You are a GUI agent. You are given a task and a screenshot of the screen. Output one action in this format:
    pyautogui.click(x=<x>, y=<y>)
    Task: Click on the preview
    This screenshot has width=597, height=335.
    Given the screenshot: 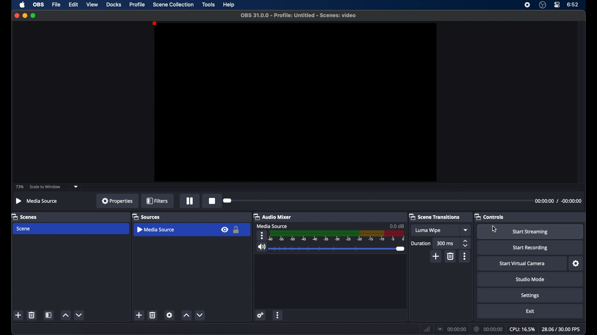 What is the action you would take?
    pyautogui.click(x=296, y=102)
    